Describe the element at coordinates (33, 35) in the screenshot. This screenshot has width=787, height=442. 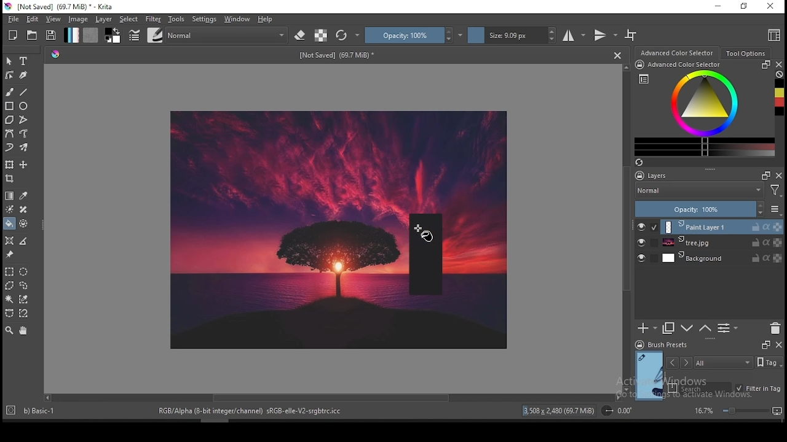
I see `open` at that location.